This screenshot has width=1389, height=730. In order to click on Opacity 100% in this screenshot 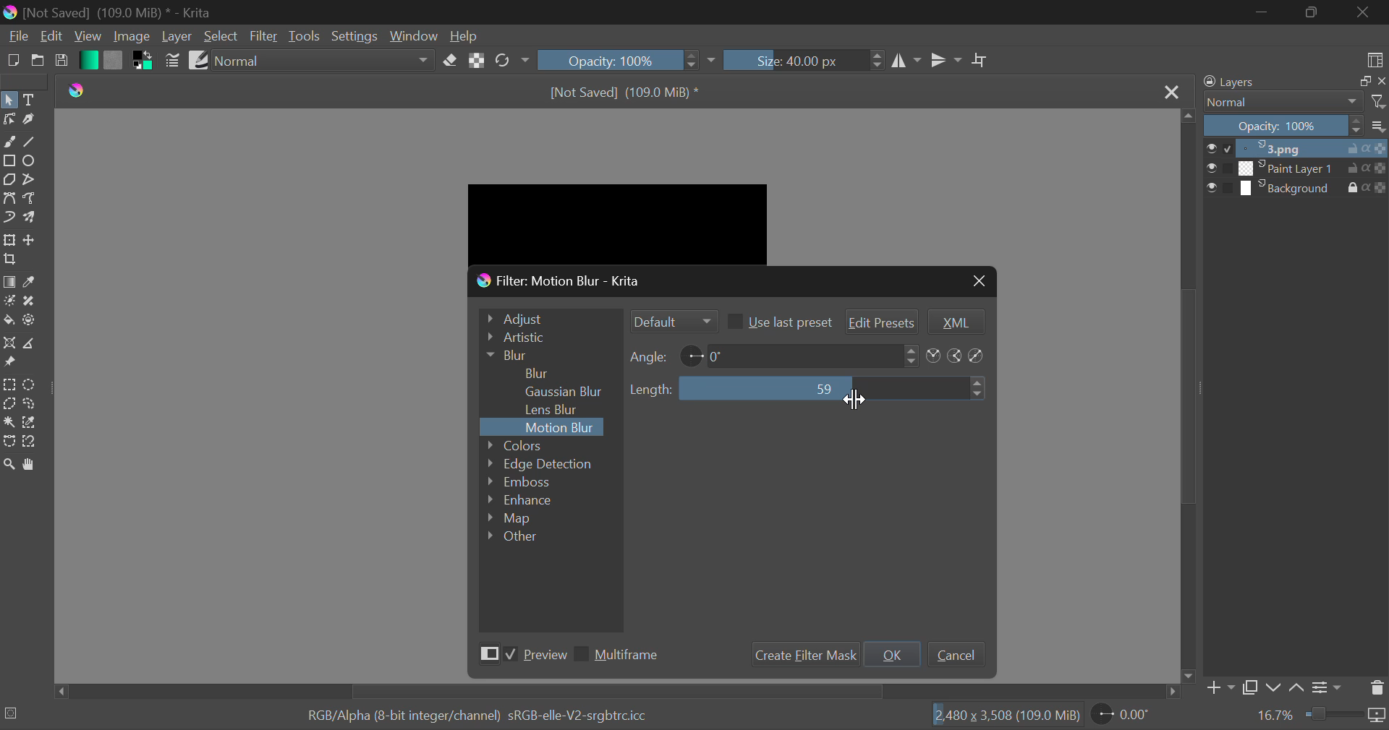, I will do `click(1297, 126)`.